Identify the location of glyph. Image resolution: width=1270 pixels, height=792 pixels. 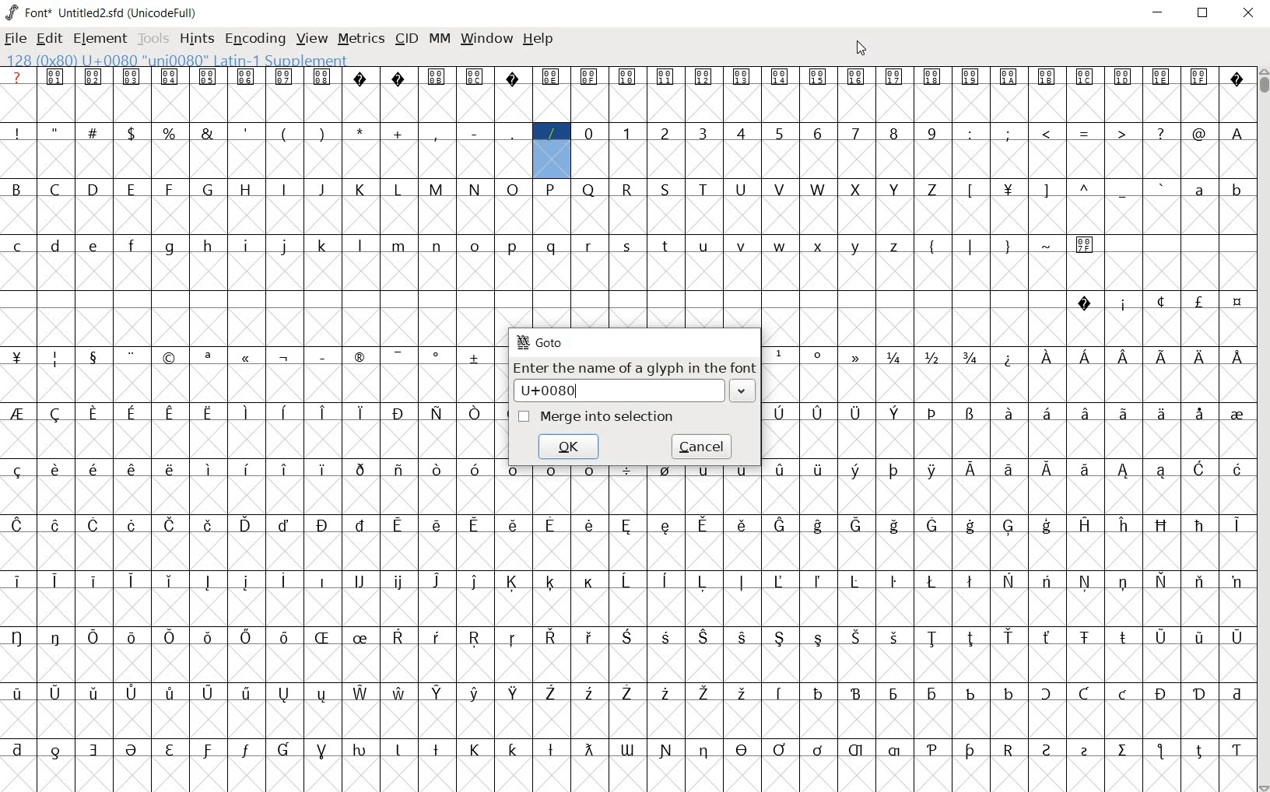
(324, 581).